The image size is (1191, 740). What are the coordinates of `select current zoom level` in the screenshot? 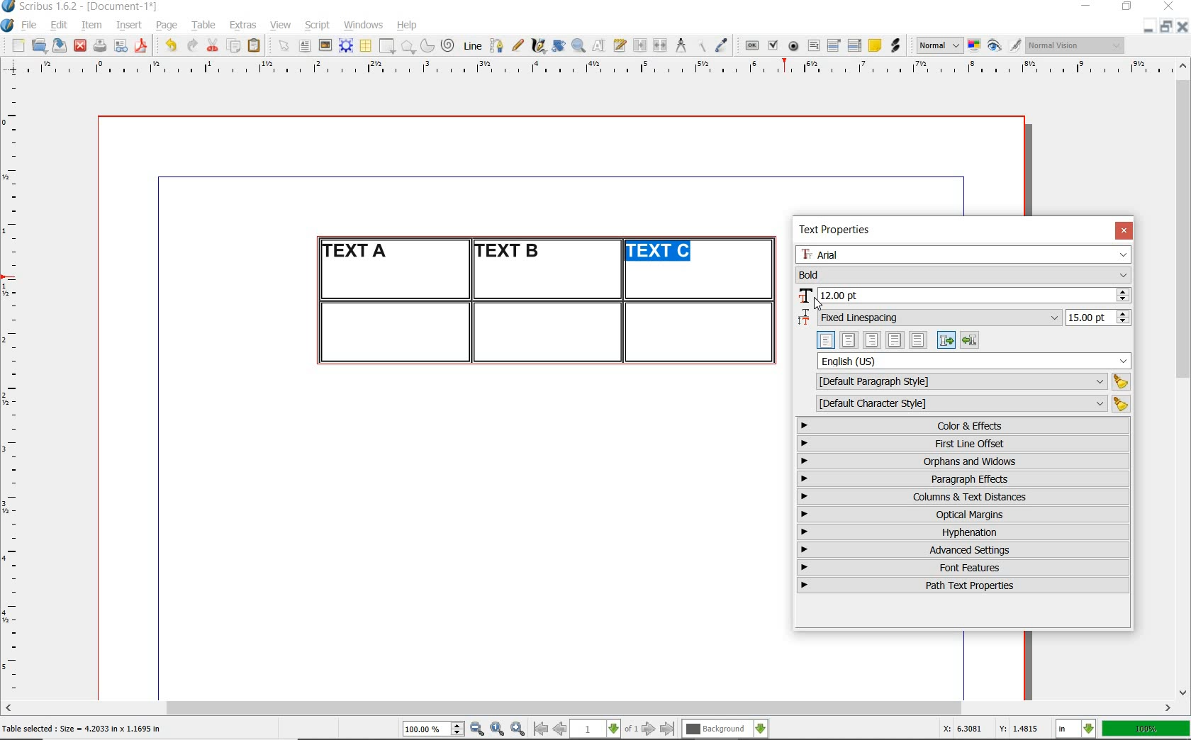 It's located at (434, 729).